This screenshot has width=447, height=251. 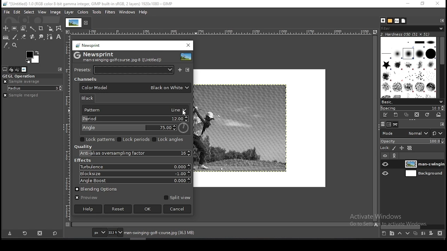 I want to click on layer, so click(x=424, y=164).